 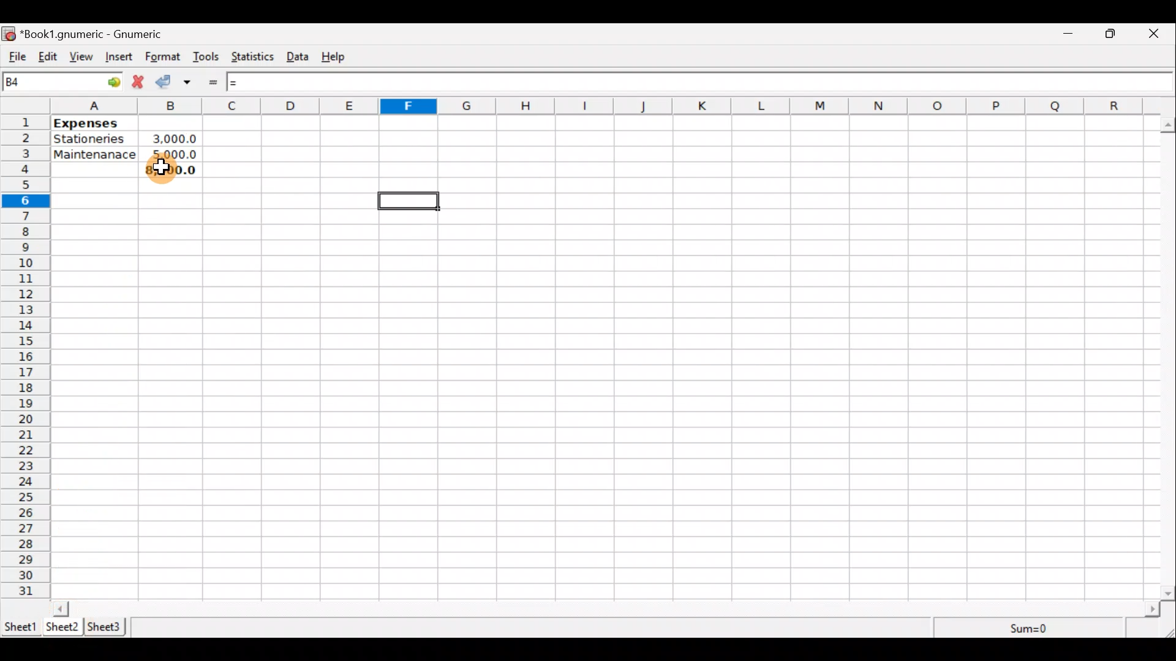 What do you see at coordinates (176, 137) in the screenshot?
I see `3000` at bounding box center [176, 137].